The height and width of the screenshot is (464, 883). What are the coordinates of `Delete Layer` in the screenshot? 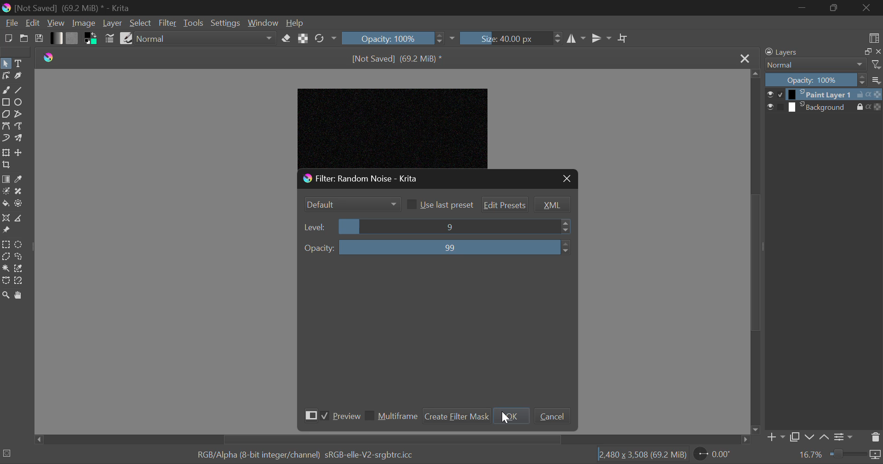 It's located at (876, 438).